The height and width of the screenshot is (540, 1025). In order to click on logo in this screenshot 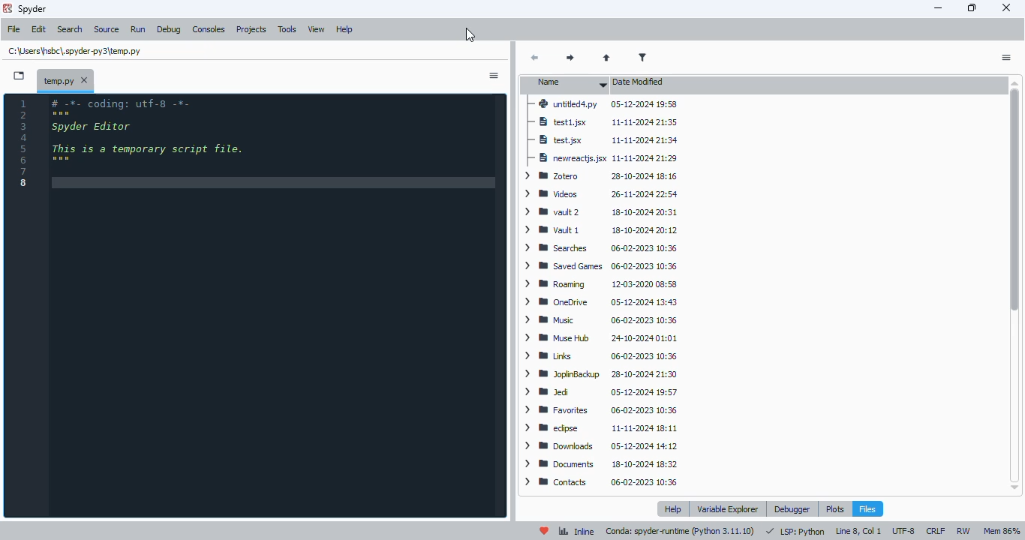, I will do `click(7, 8)`.